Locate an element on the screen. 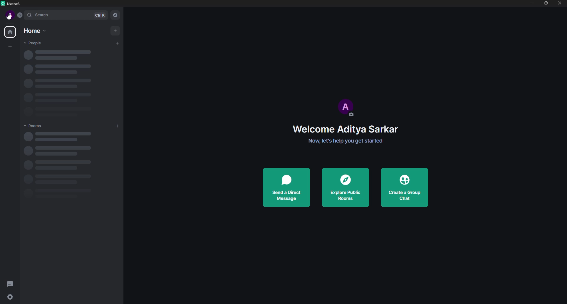 Image resolution: width=567 pixels, height=304 pixels. Add room is located at coordinates (119, 126).